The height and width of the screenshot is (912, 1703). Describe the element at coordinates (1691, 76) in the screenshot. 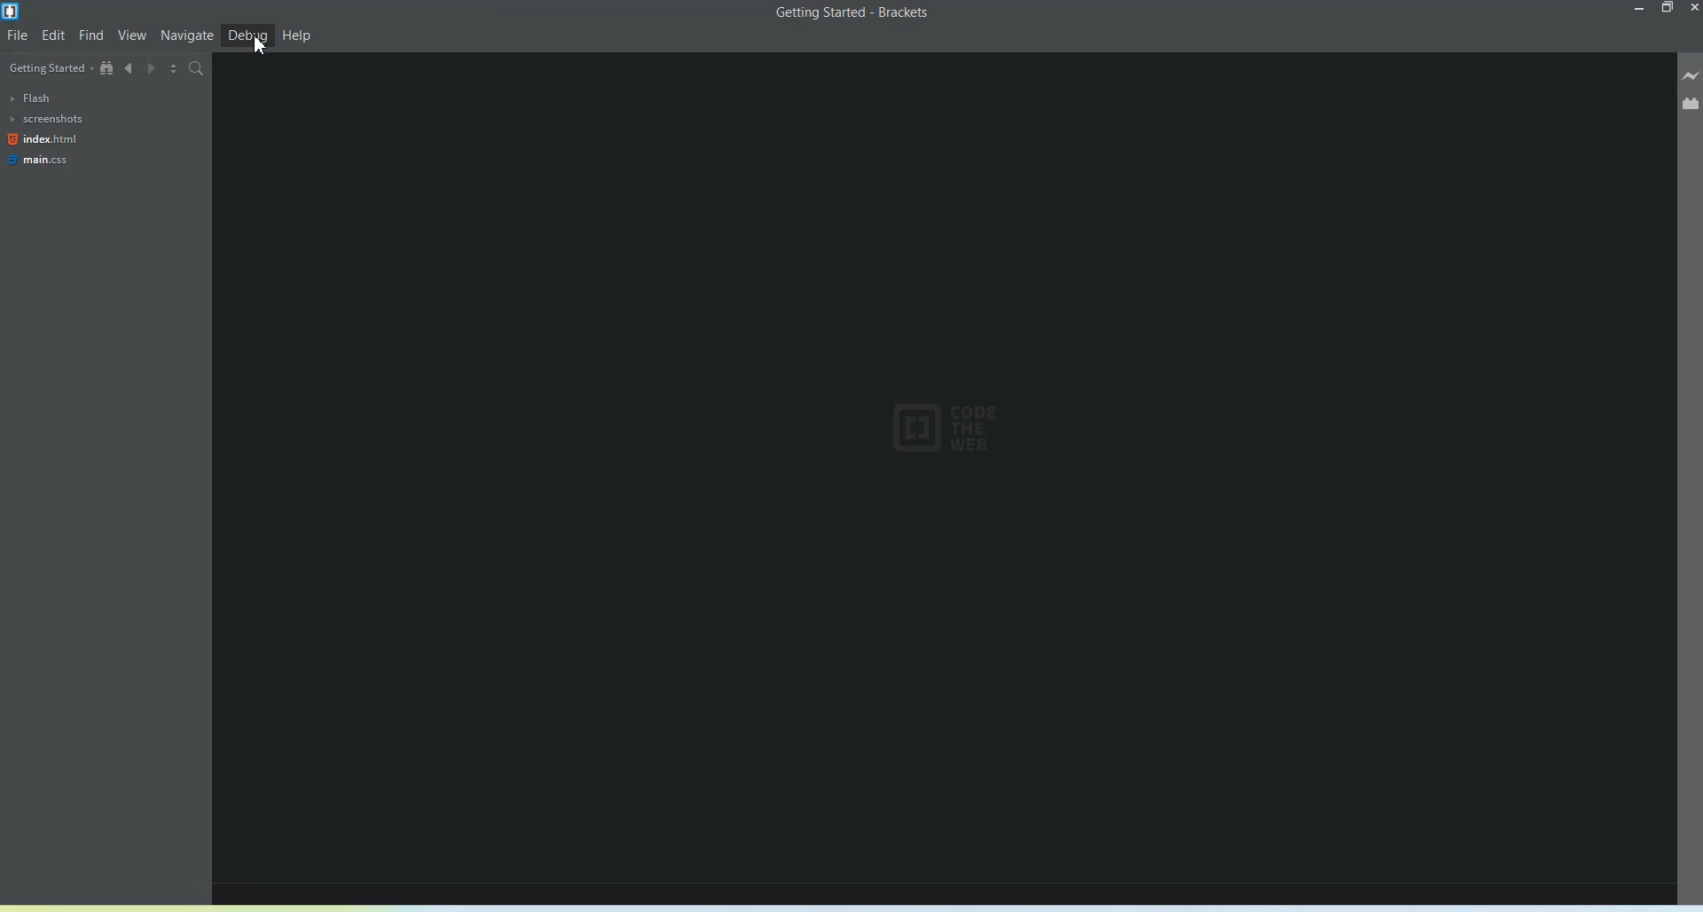

I see `Live Preview` at that location.